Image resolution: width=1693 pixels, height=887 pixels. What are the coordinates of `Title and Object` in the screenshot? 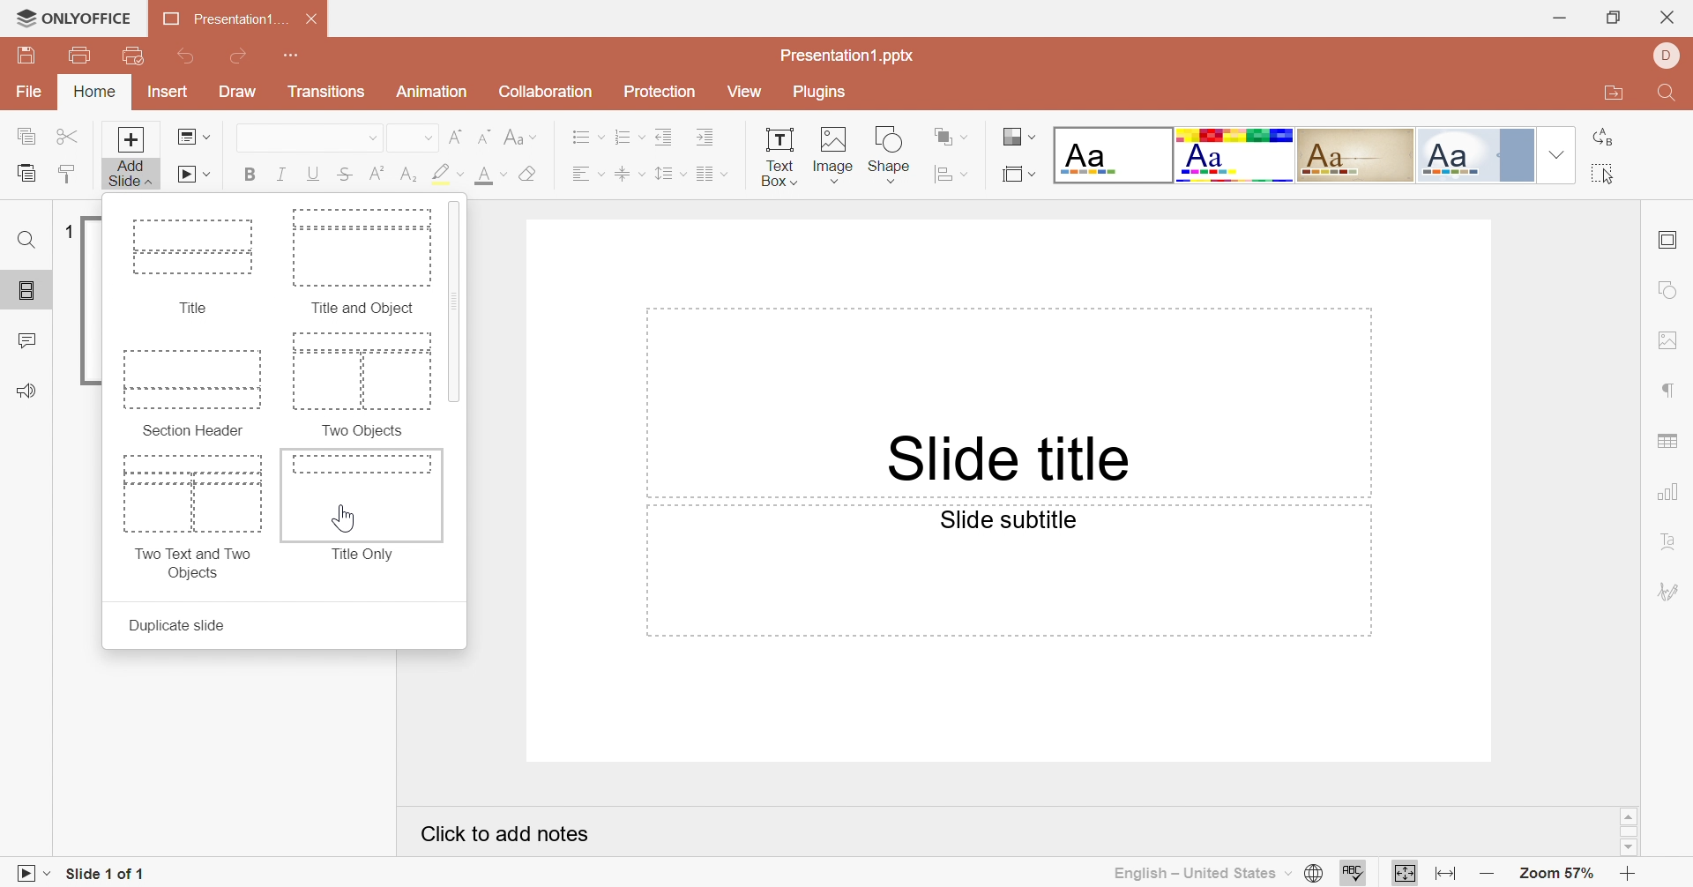 It's located at (362, 257).